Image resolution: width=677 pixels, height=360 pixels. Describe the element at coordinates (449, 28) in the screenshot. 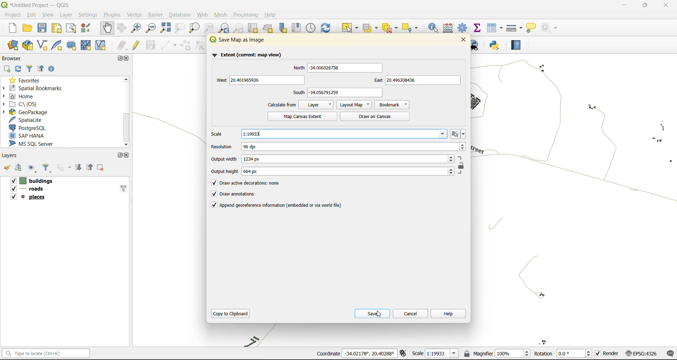

I see `calculator` at that location.